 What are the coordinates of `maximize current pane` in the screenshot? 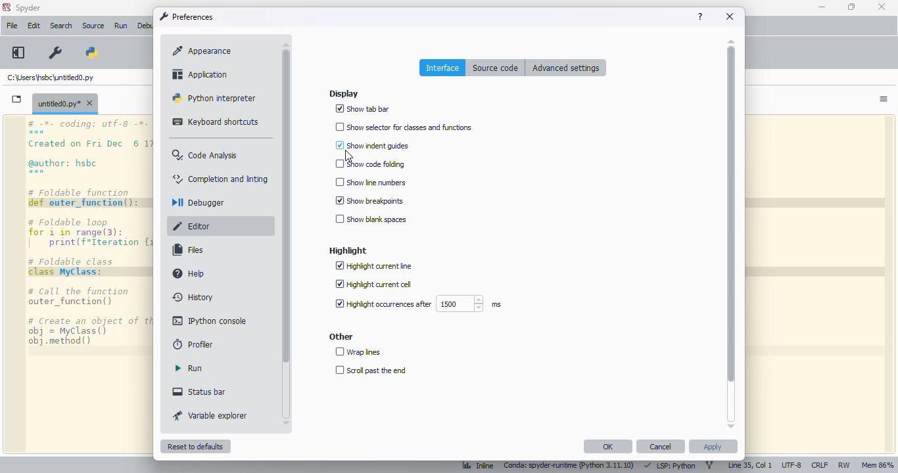 It's located at (18, 52).